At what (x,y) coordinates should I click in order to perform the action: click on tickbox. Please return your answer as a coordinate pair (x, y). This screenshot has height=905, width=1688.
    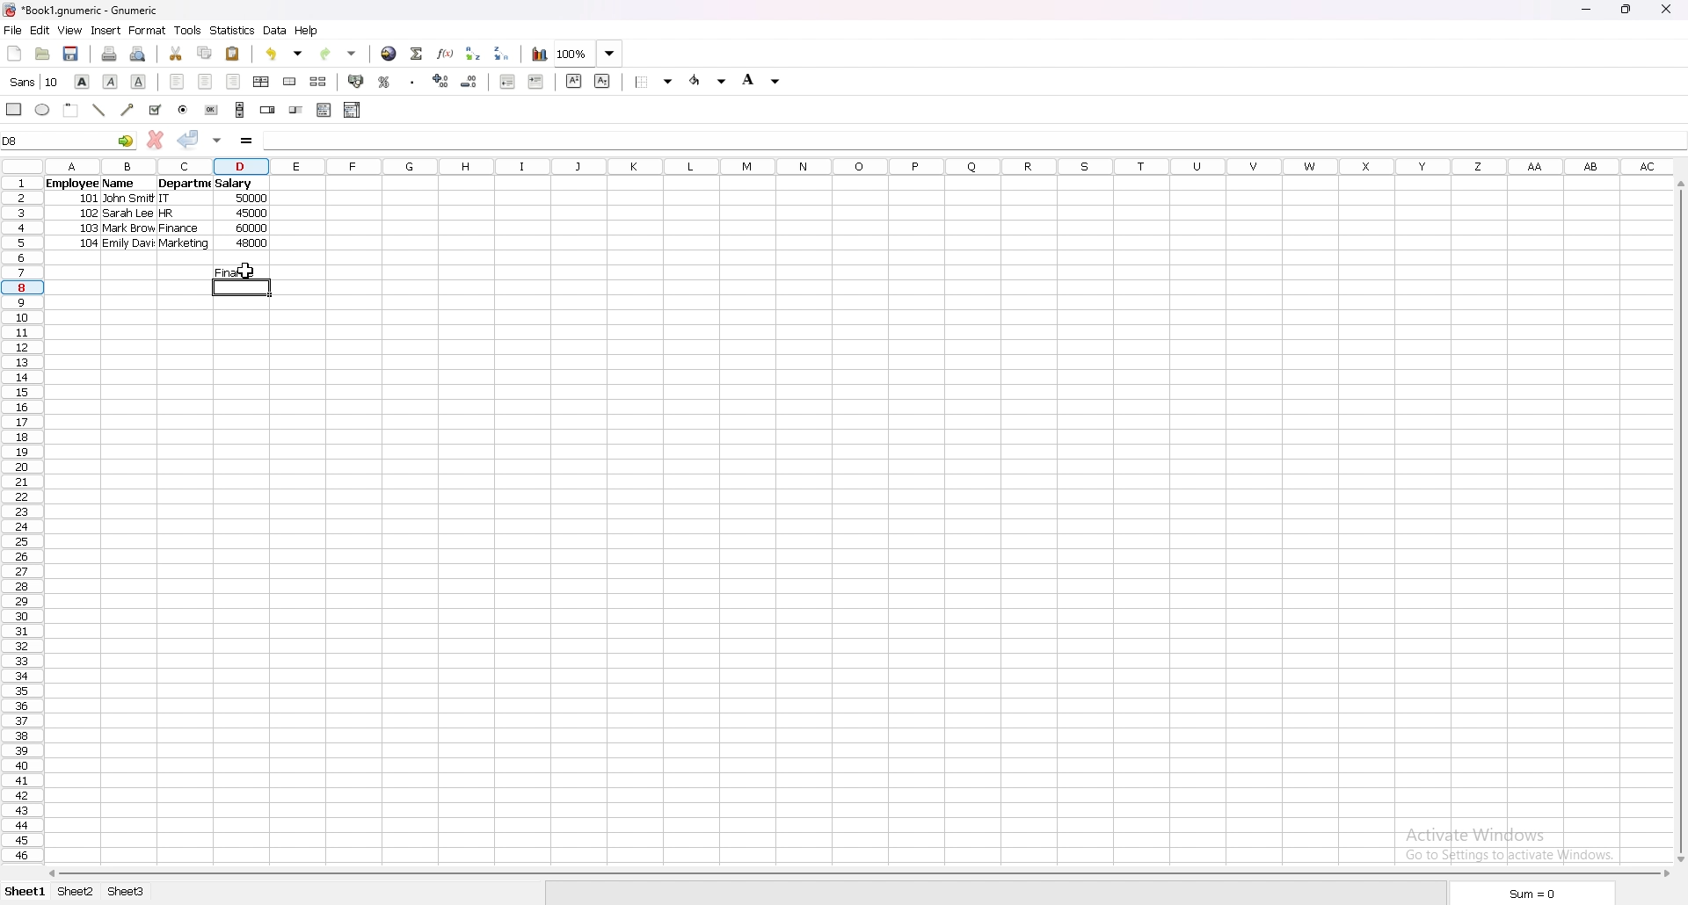
    Looking at the image, I should click on (155, 110).